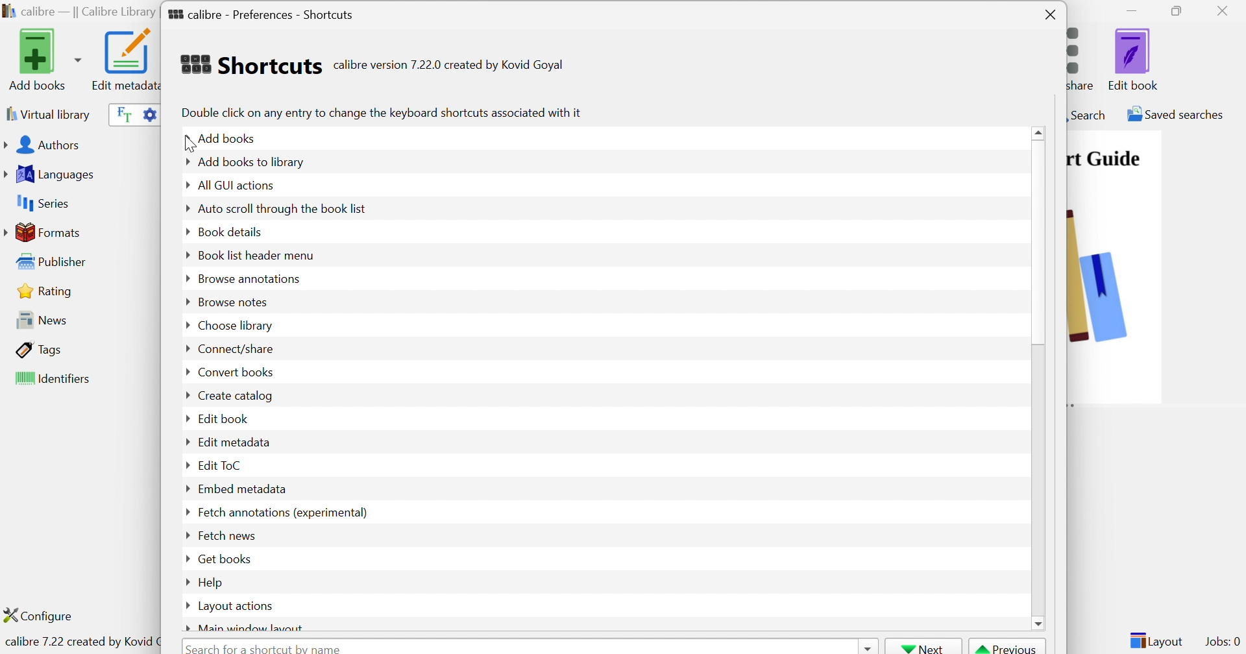  What do you see at coordinates (38, 319) in the screenshot?
I see `News` at bounding box center [38, 319].